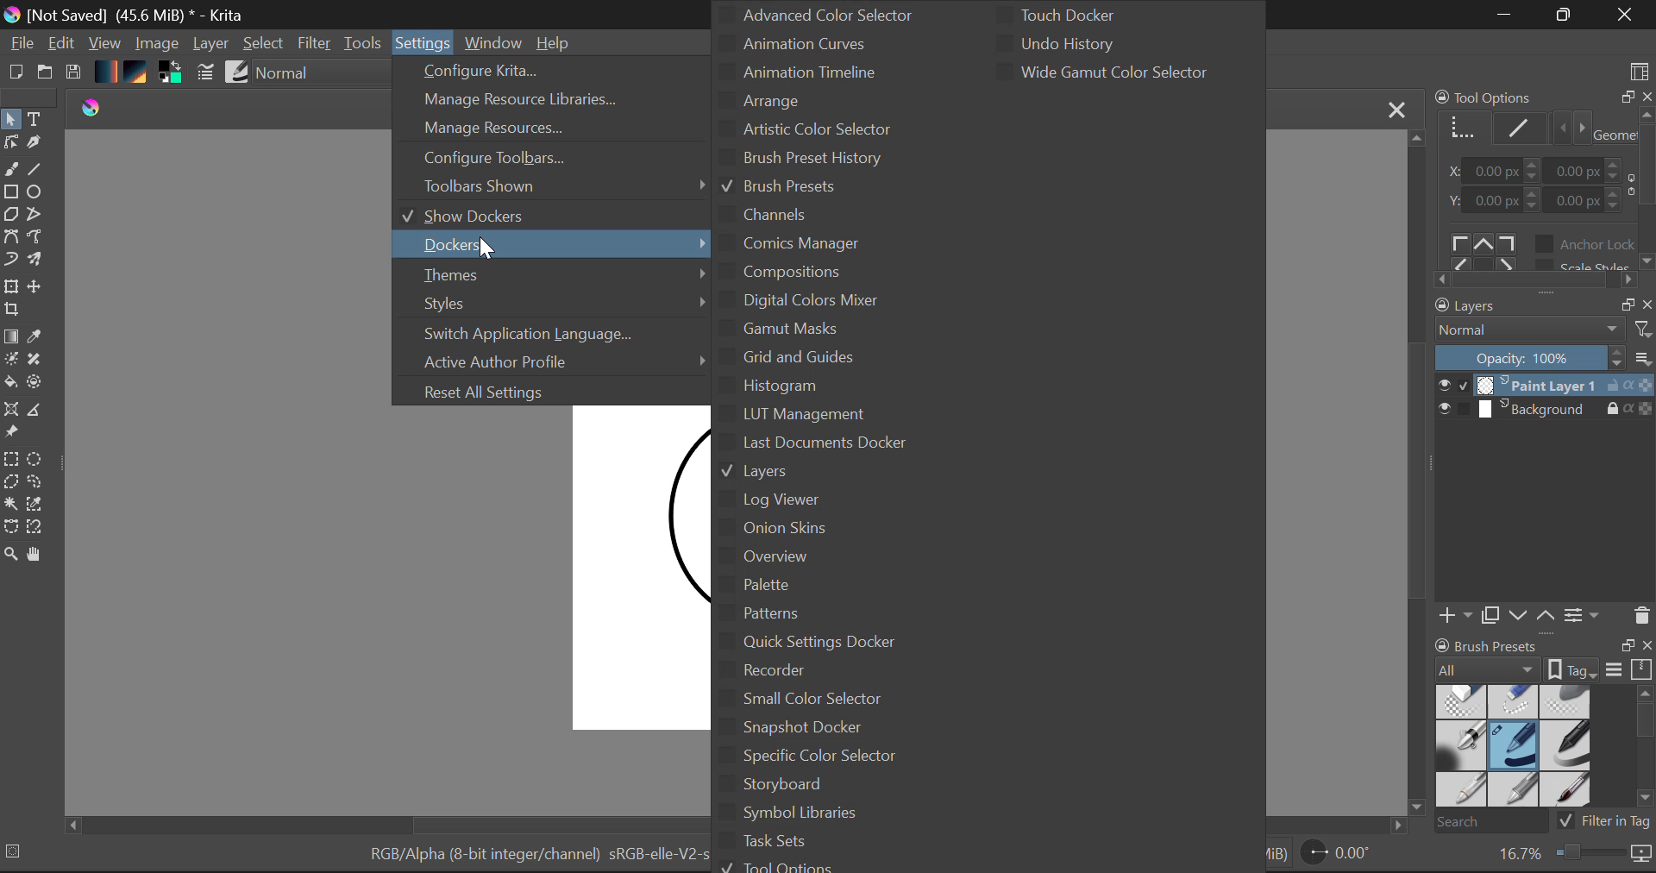 This screenshot has width=1656, height=873. Describe the element at coordinates (40, 145) in the screenshot. I see `Calligraphic Tool` at that location.